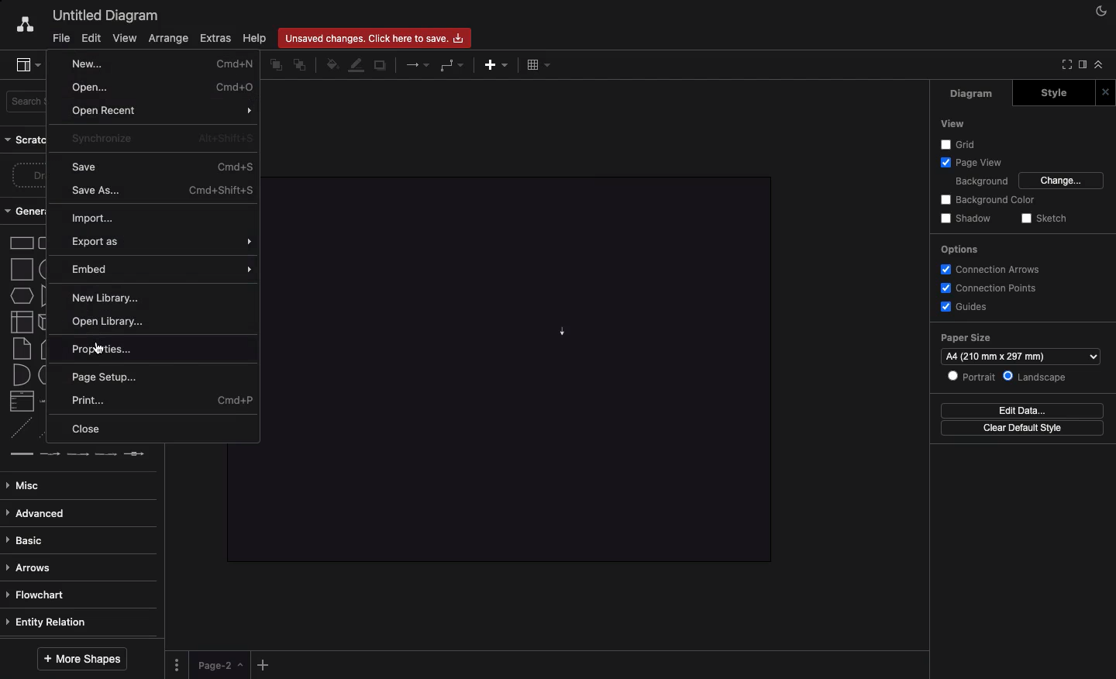  Describe the element at coordinates (257, 38) in the screenshot. I see `Help` at that location.